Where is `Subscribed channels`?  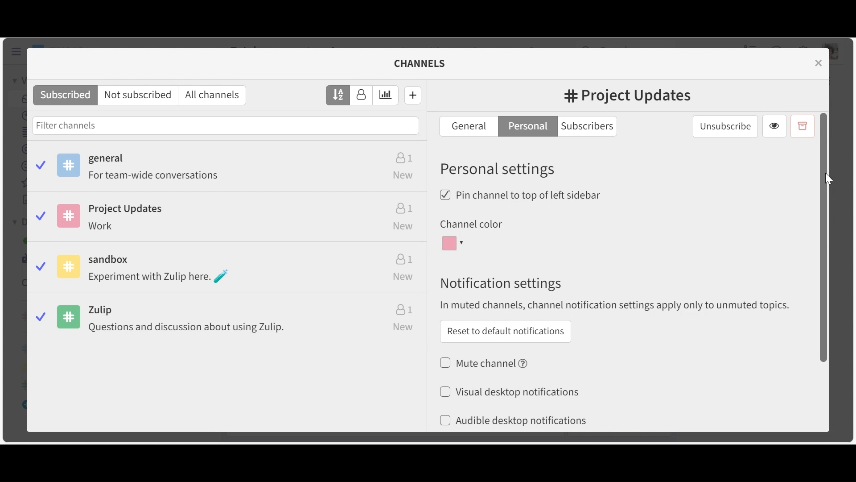 Subscribed channels is located at coordinates (65, 96).